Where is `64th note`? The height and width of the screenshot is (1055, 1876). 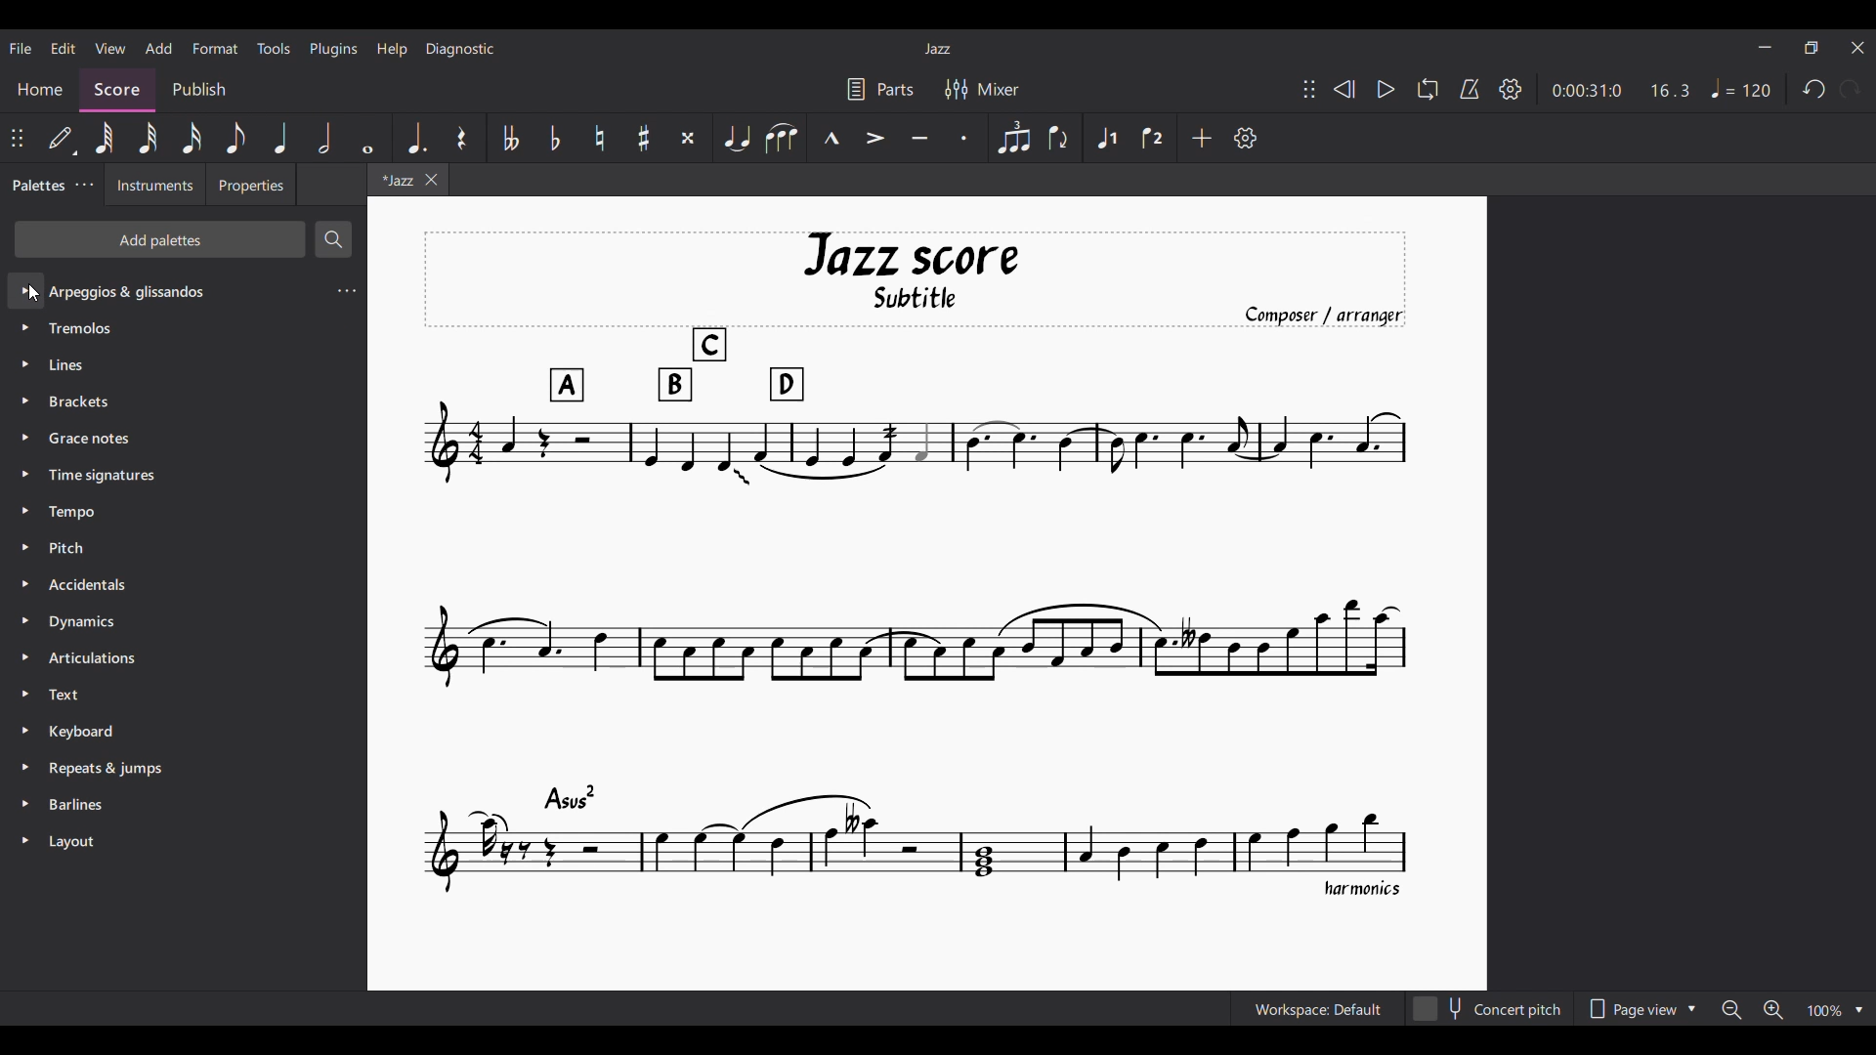
64th note is located at coordinates (105, 138).